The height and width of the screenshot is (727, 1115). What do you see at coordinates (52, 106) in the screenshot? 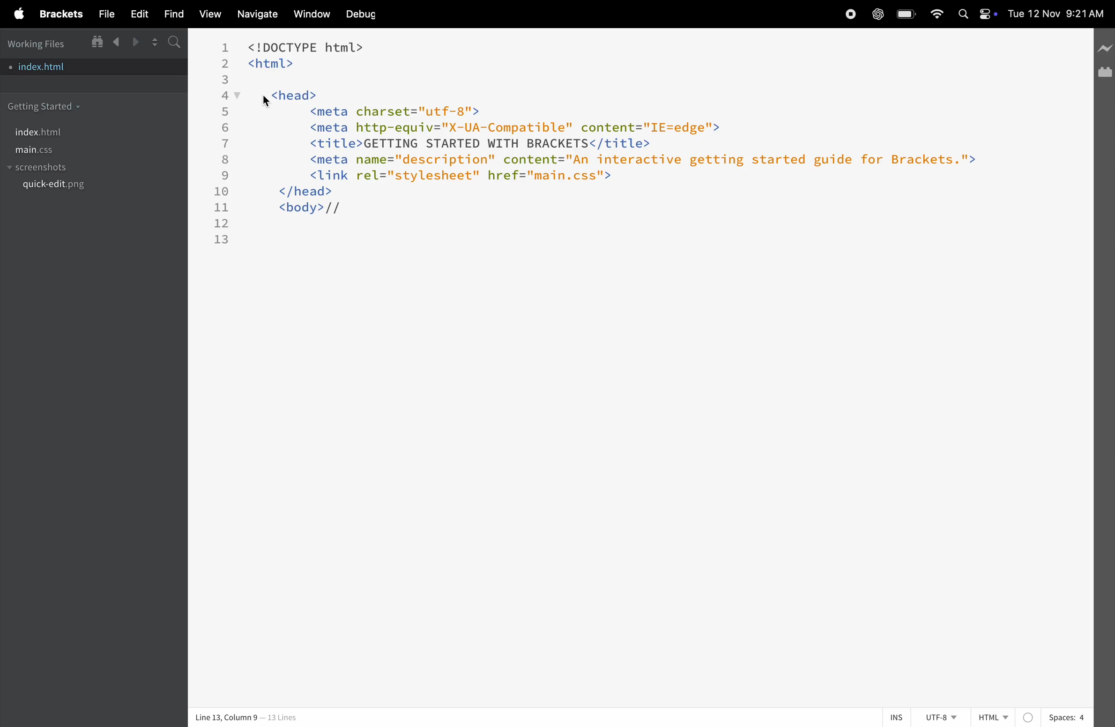
I see `getting started` at bounding box center [52, 106].